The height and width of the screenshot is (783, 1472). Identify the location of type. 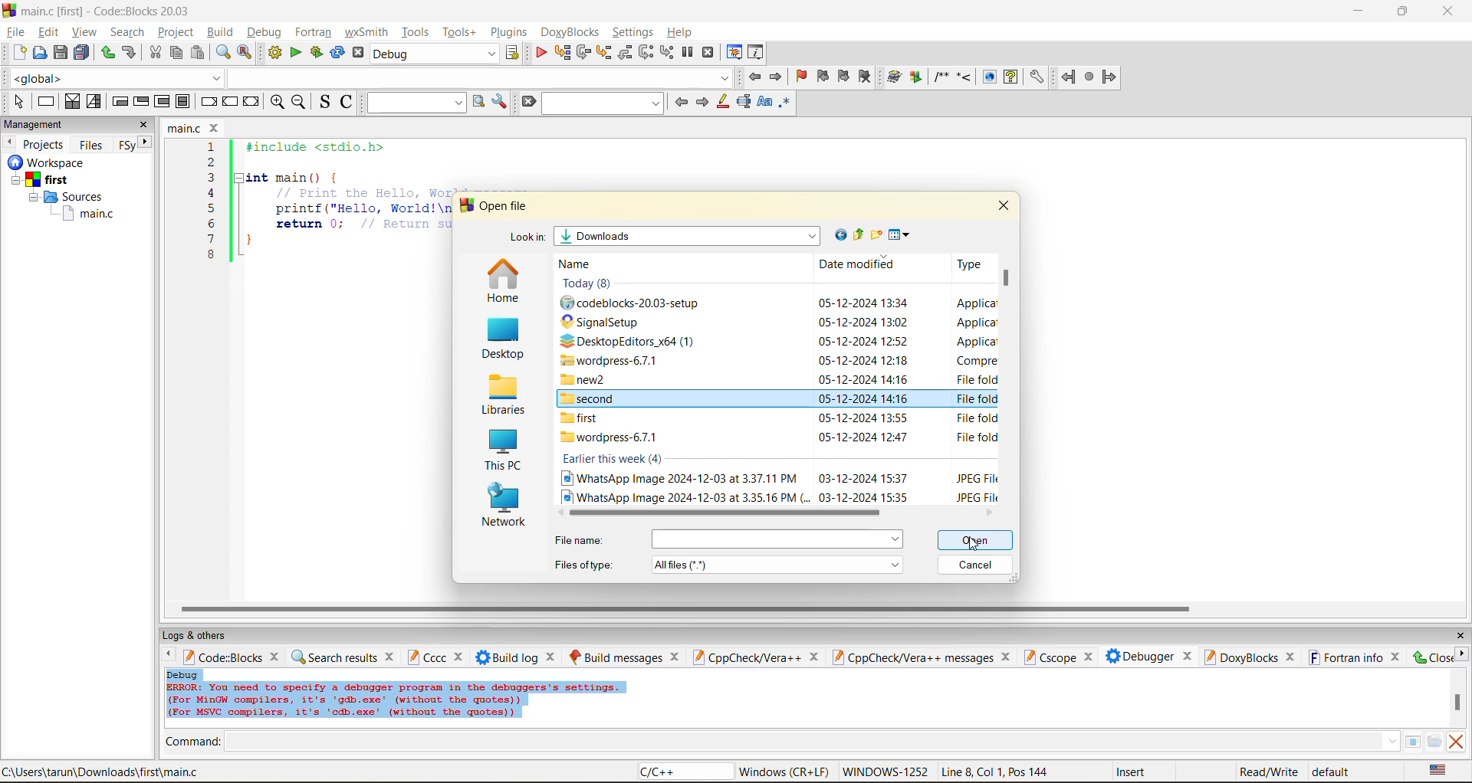
(974, 342).